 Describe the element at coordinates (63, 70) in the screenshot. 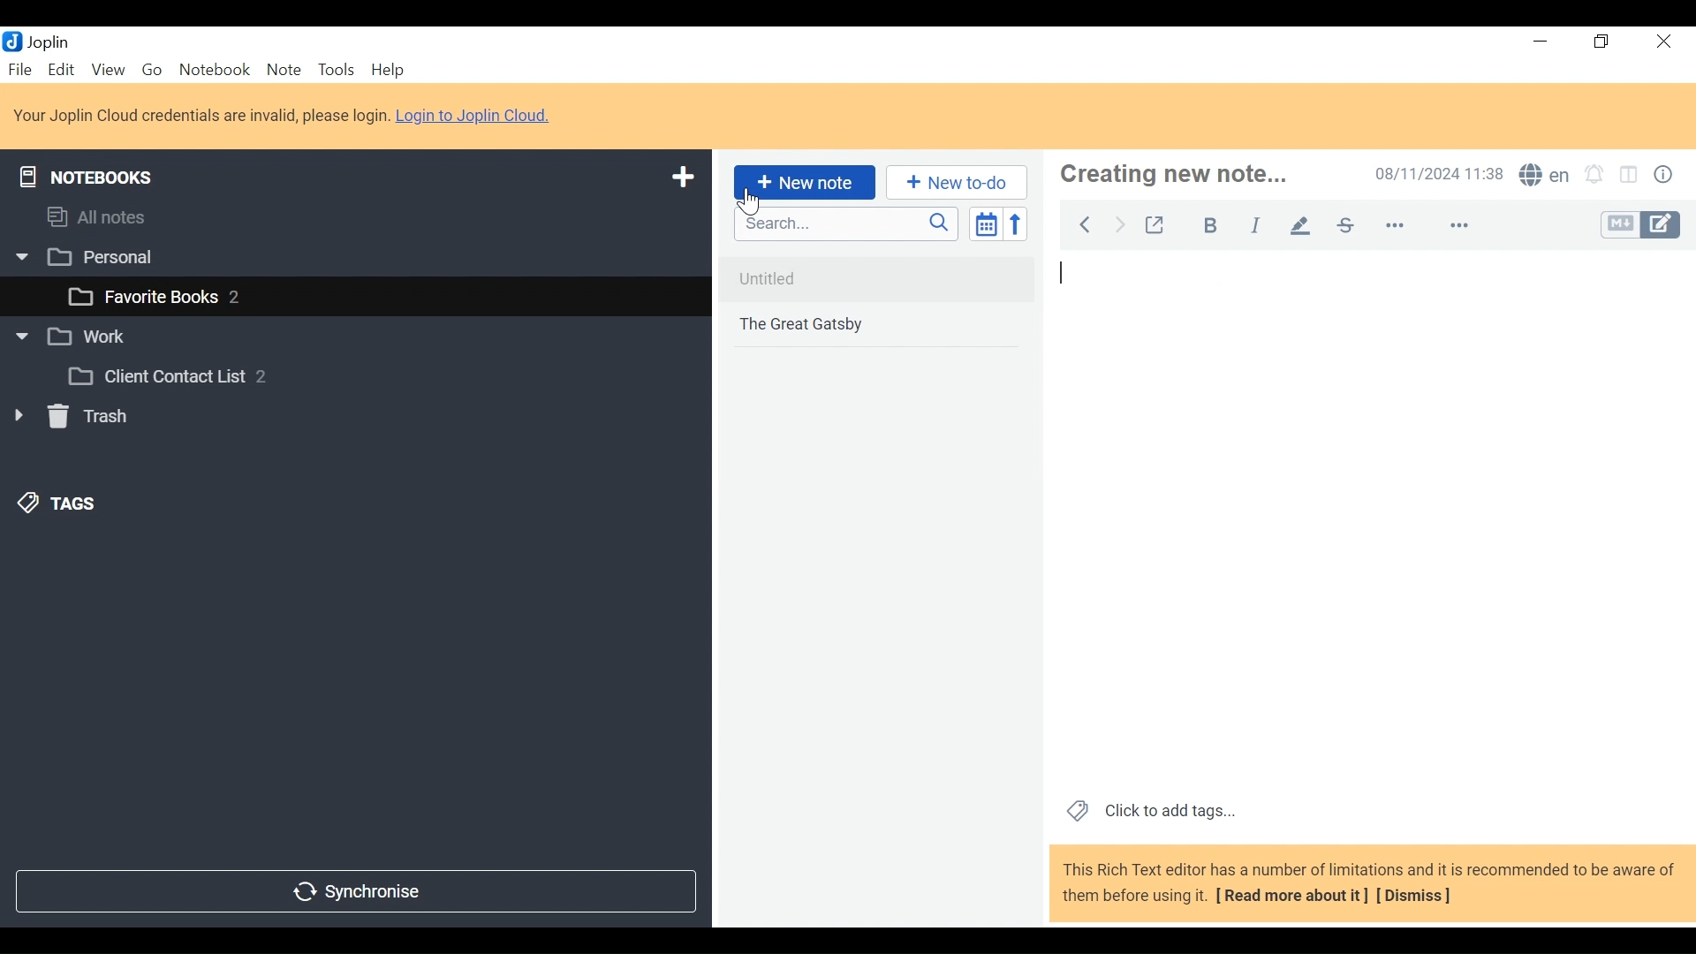

I see `` at that location.